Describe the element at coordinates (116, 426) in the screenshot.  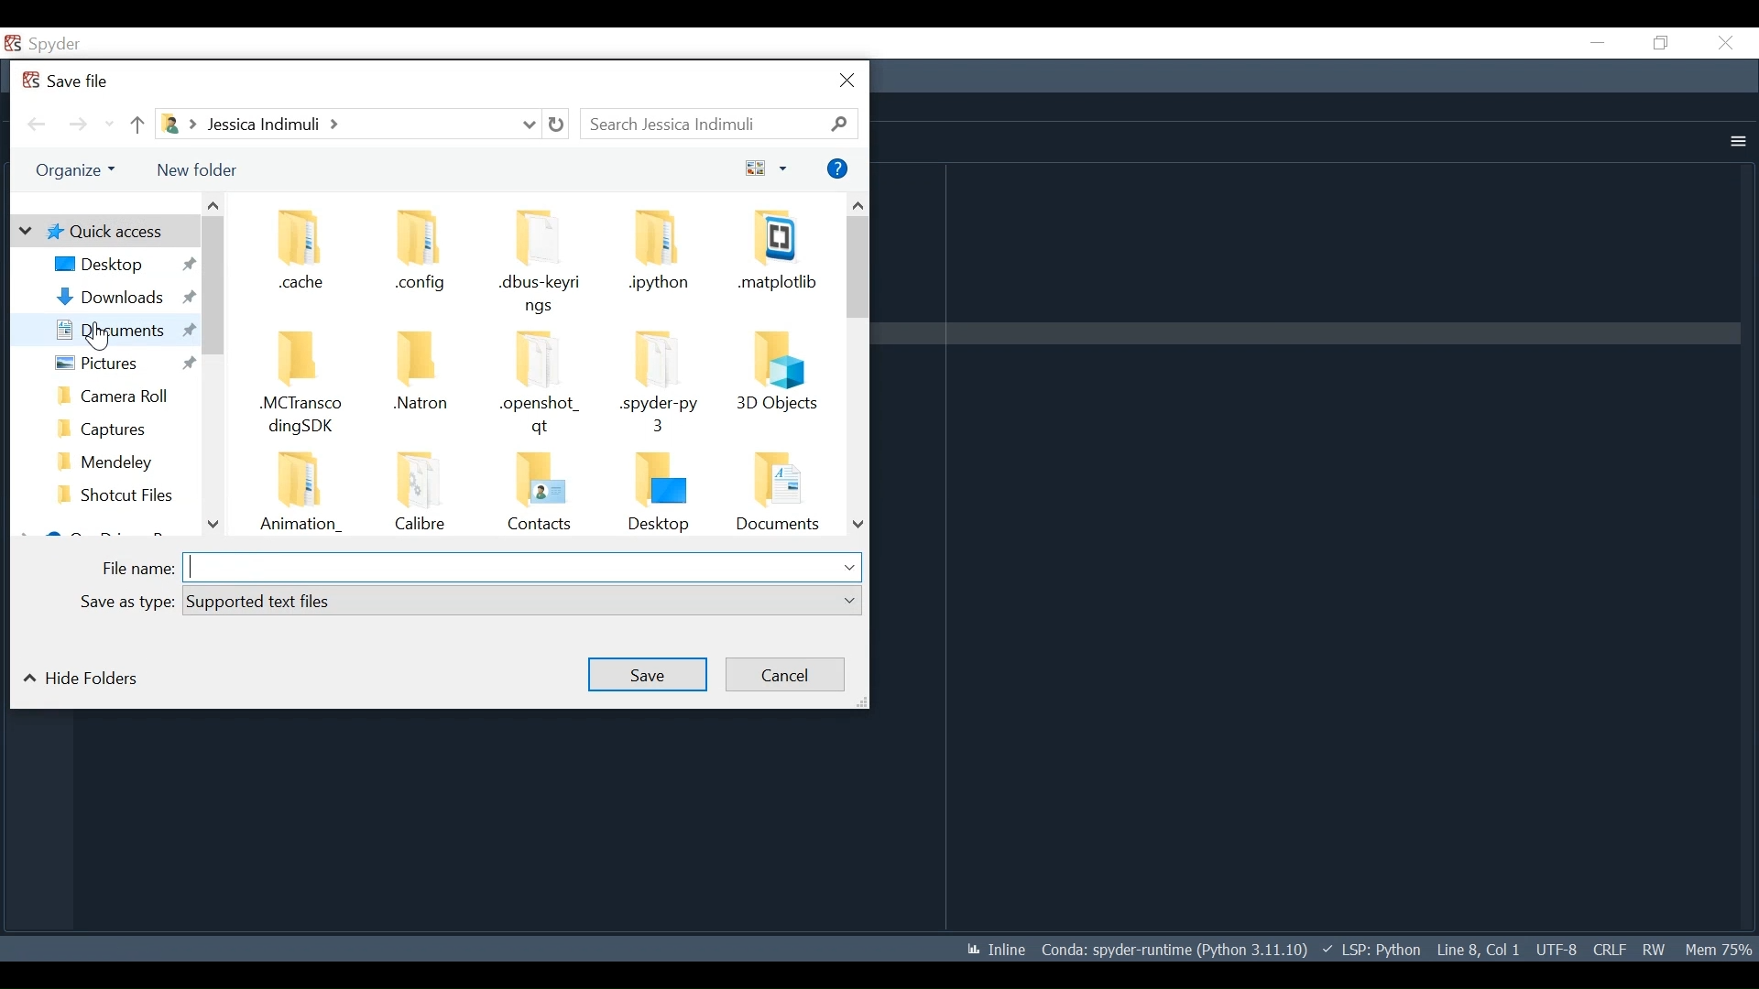
I see `Folder` at that location.